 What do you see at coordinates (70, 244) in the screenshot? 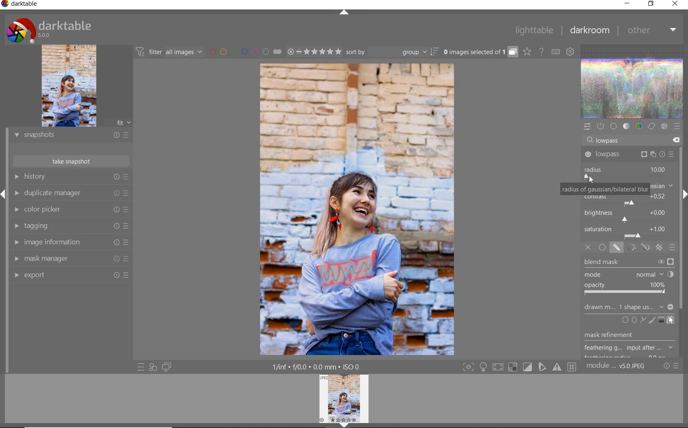
I see `image information` at bounding box center [70, 244].